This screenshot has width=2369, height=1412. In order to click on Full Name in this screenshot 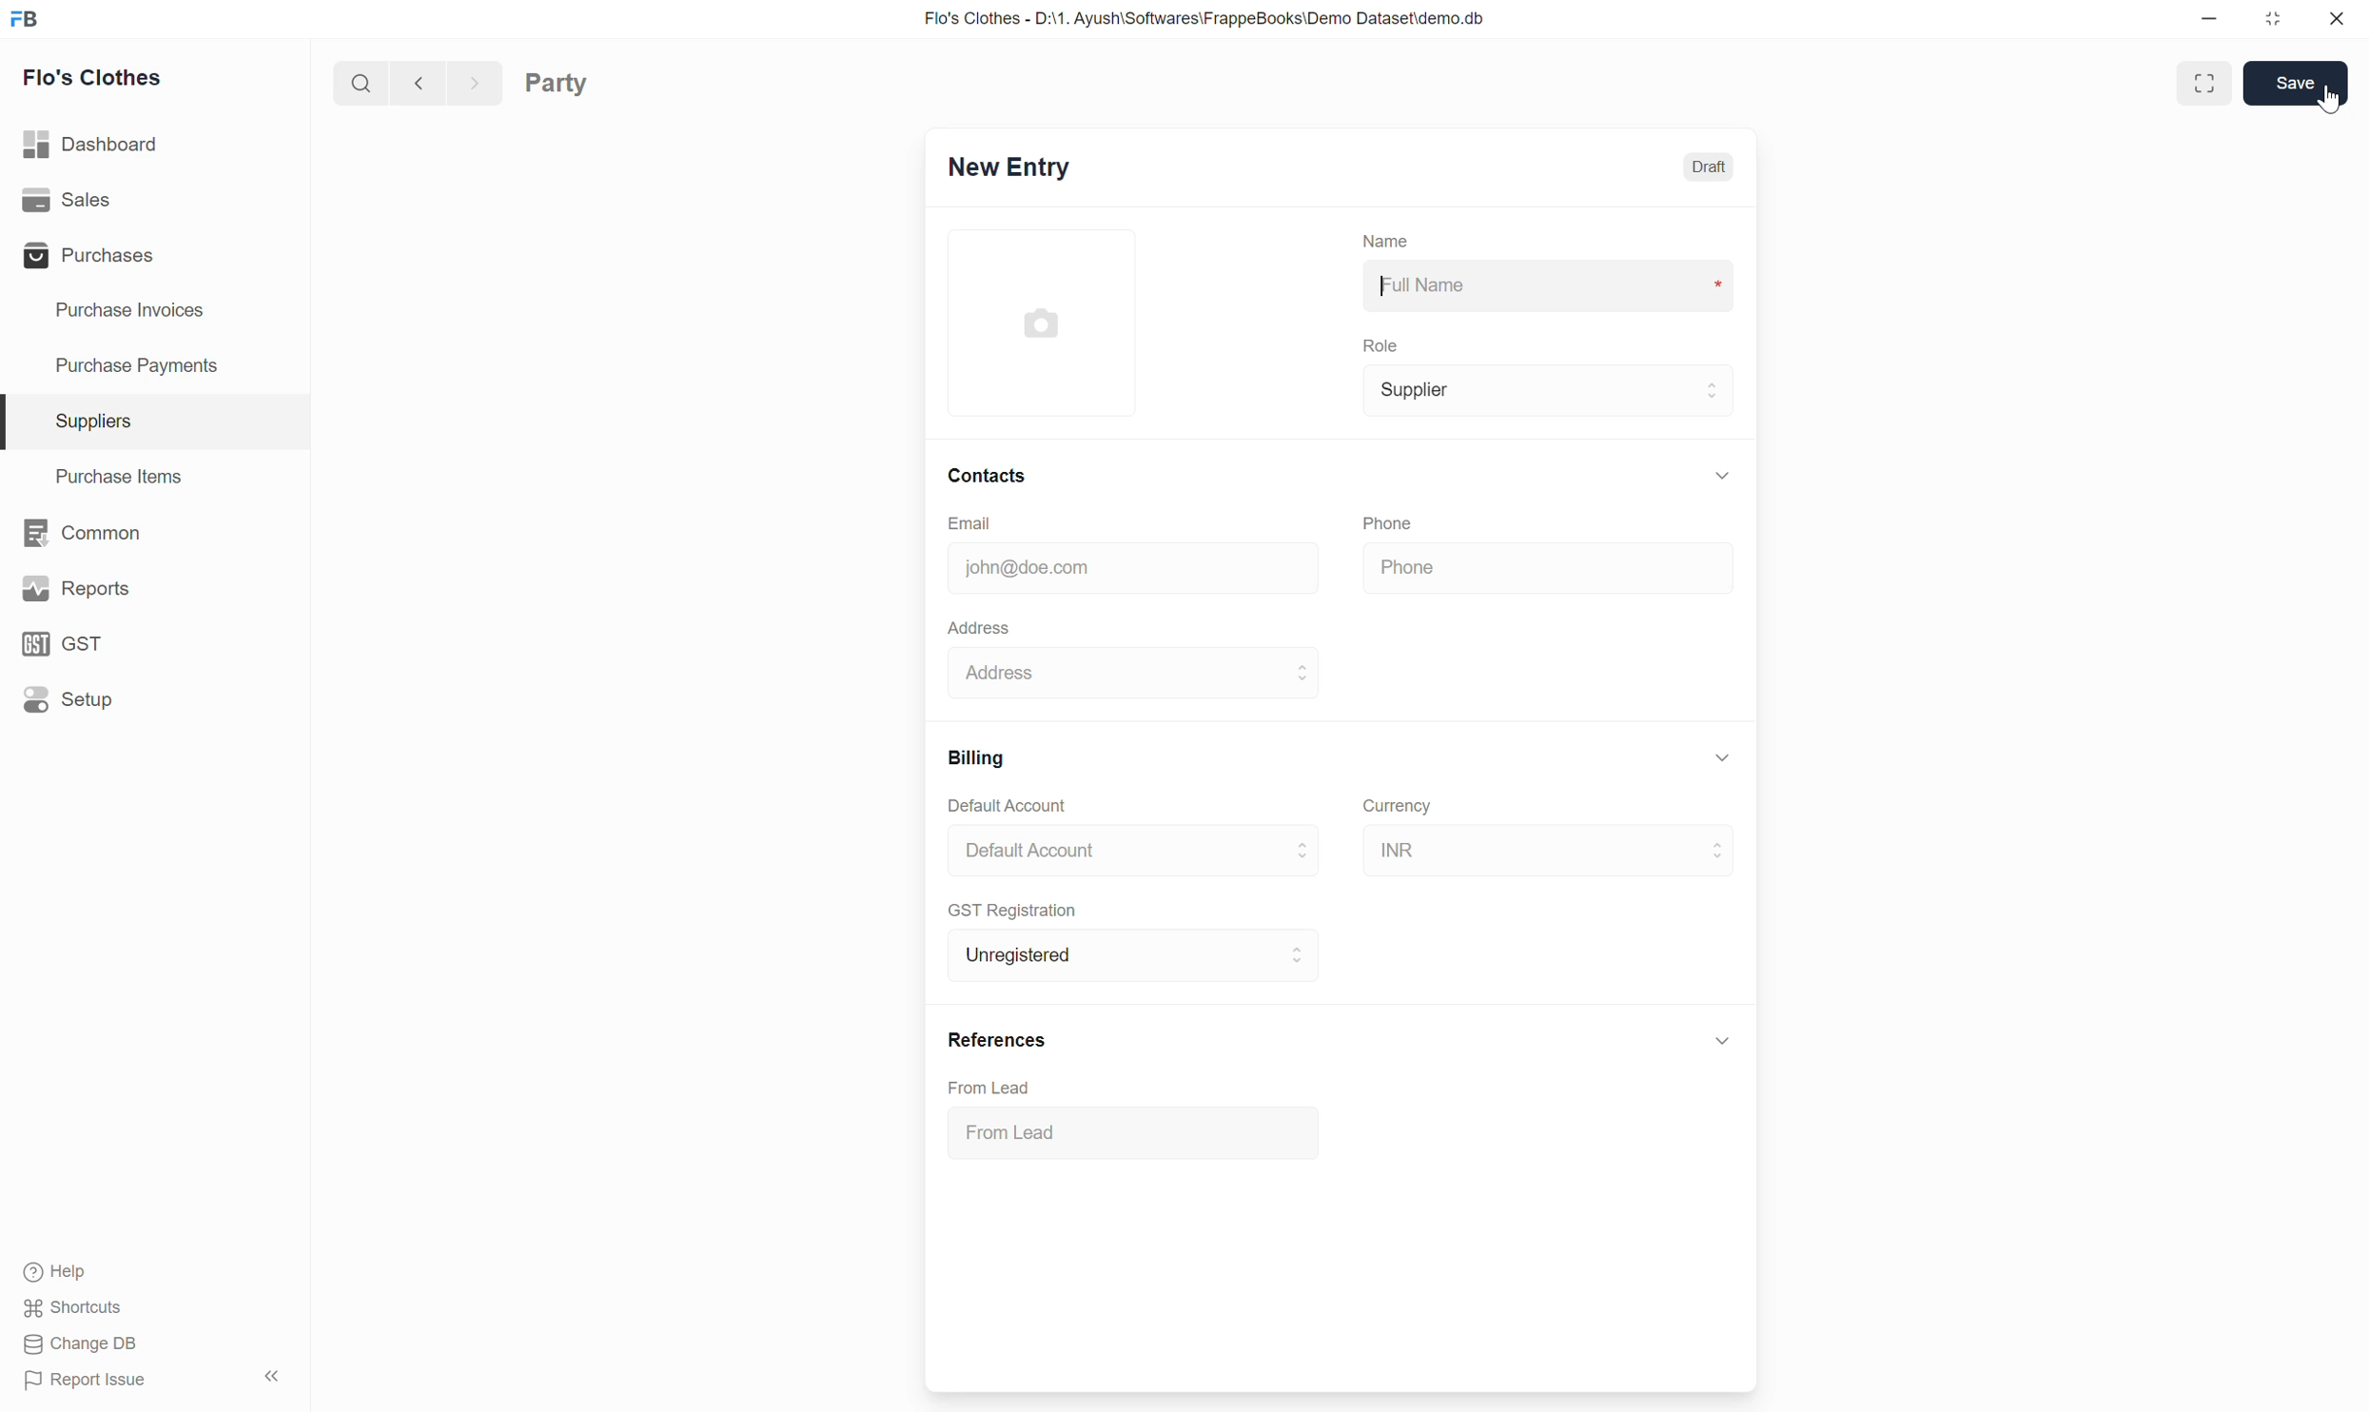, I will do `click(1563, 286)`.